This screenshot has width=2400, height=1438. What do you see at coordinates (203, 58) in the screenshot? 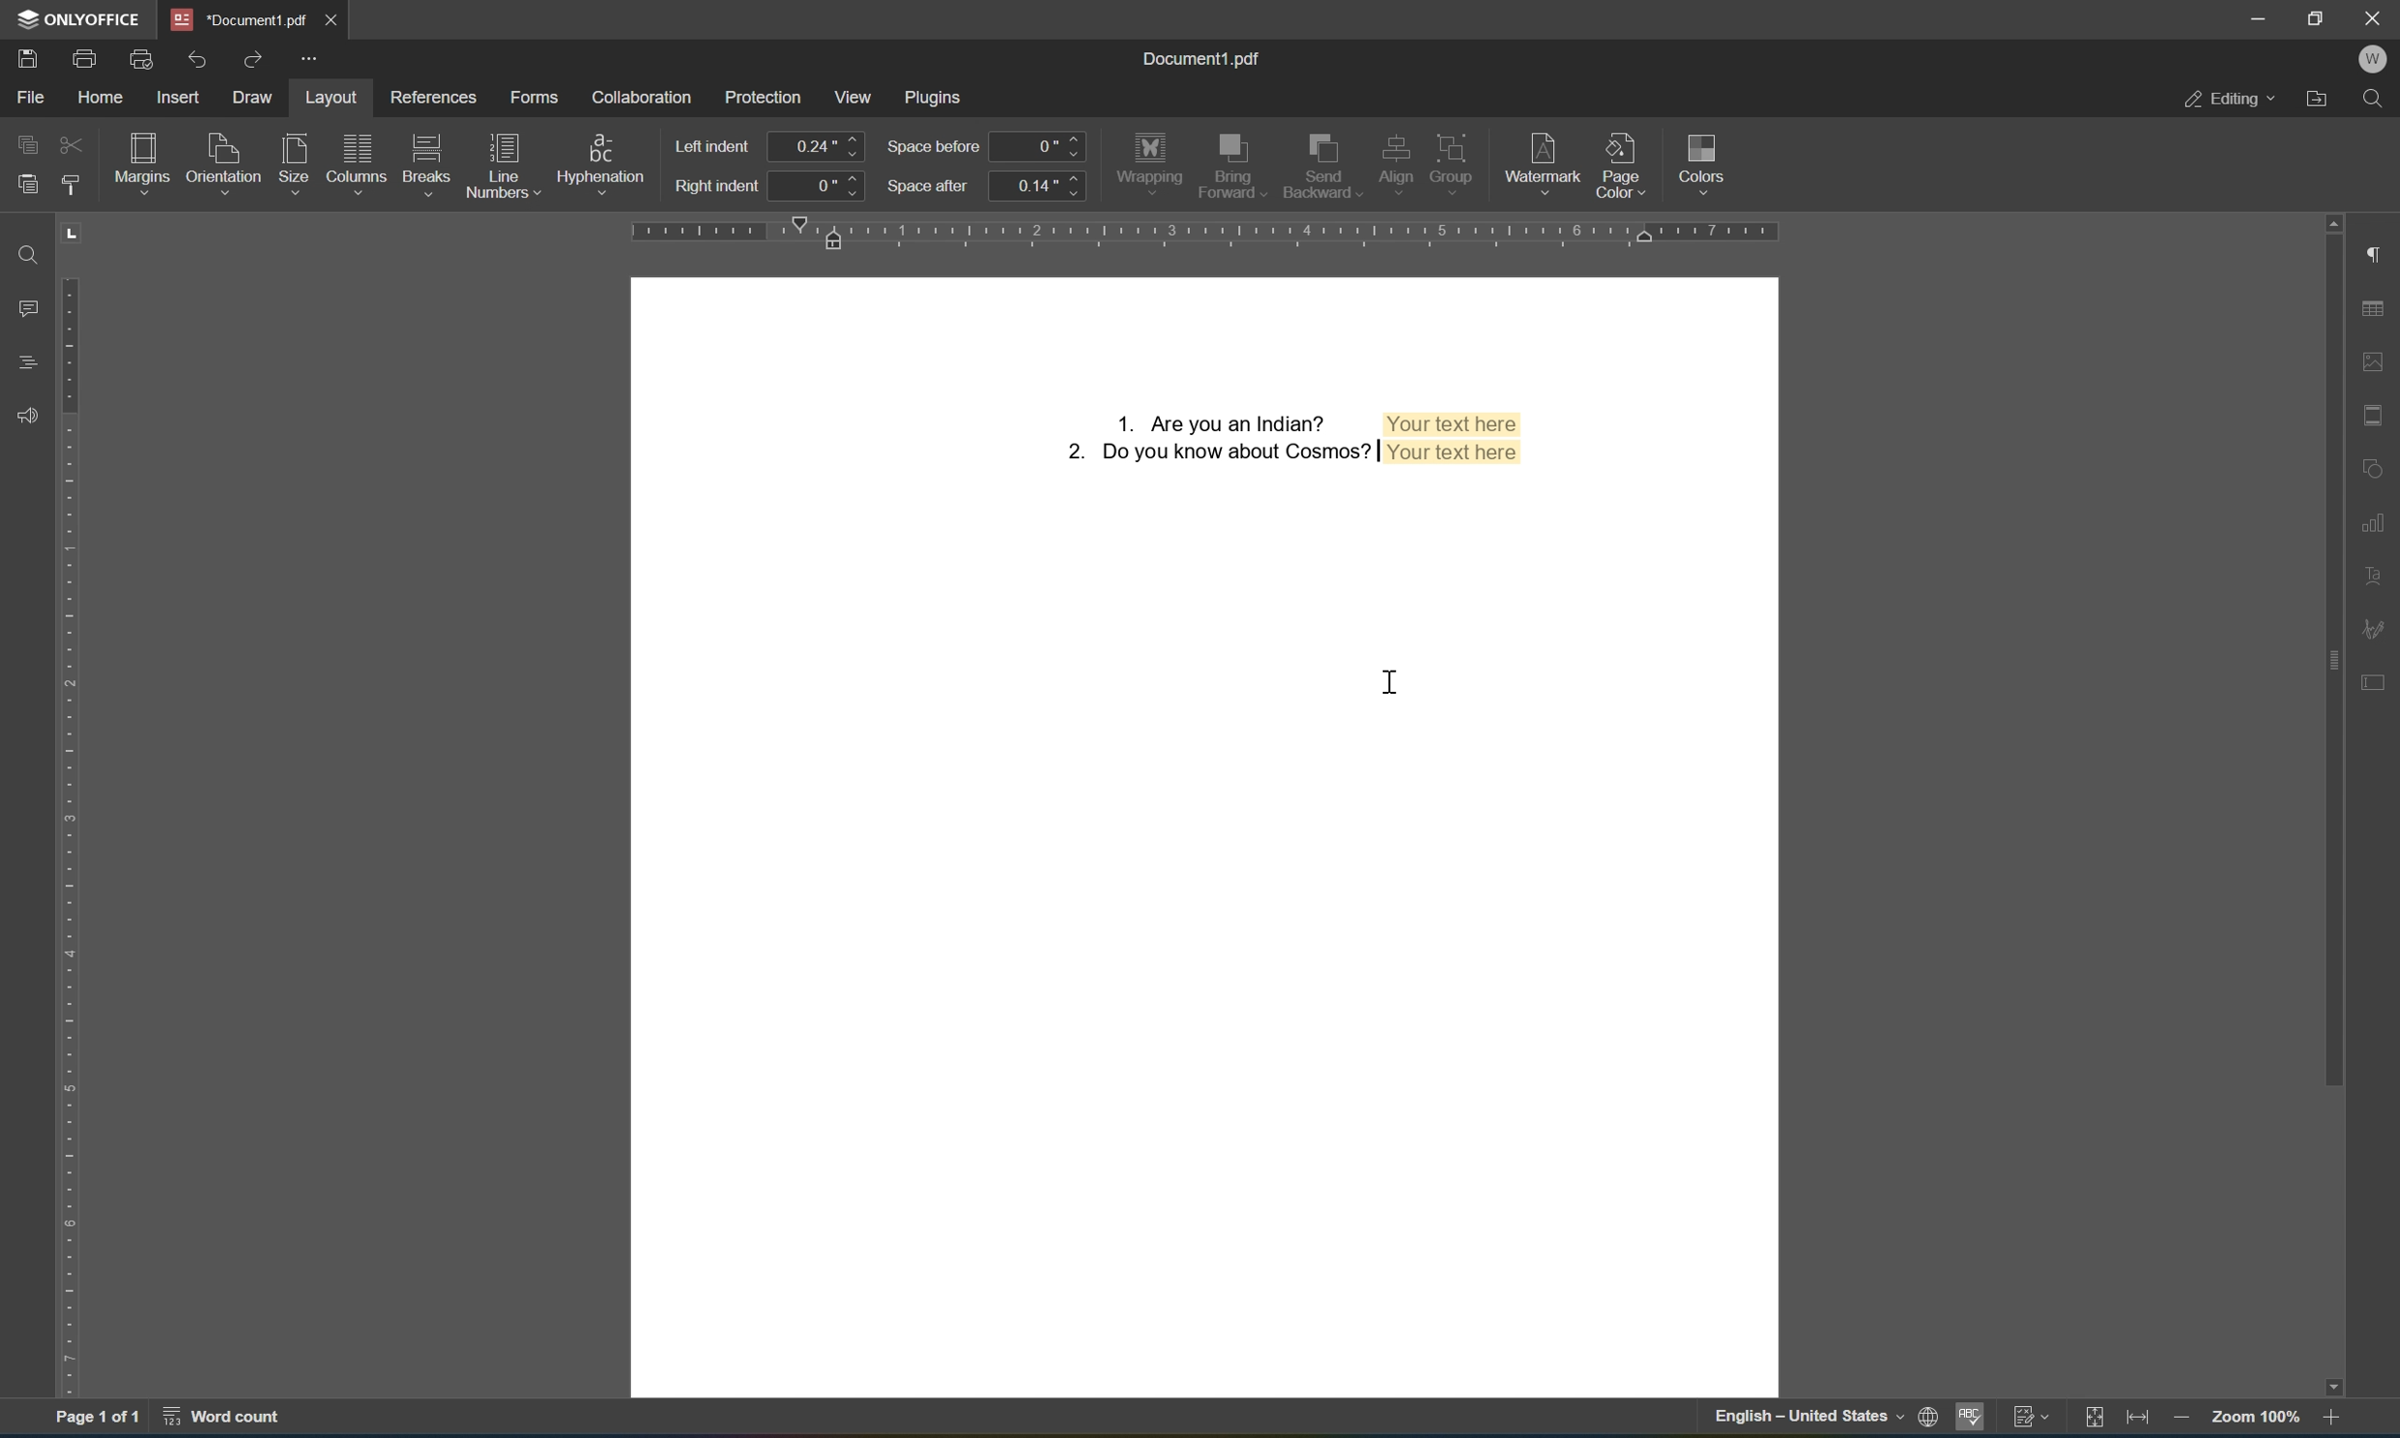
I see `undo` at bounding box center [203, 58].